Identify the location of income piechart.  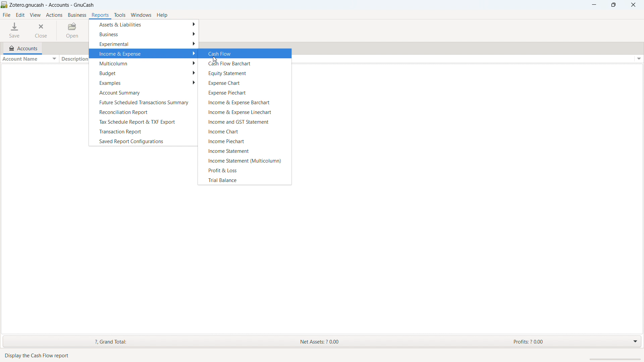
(244, 141).